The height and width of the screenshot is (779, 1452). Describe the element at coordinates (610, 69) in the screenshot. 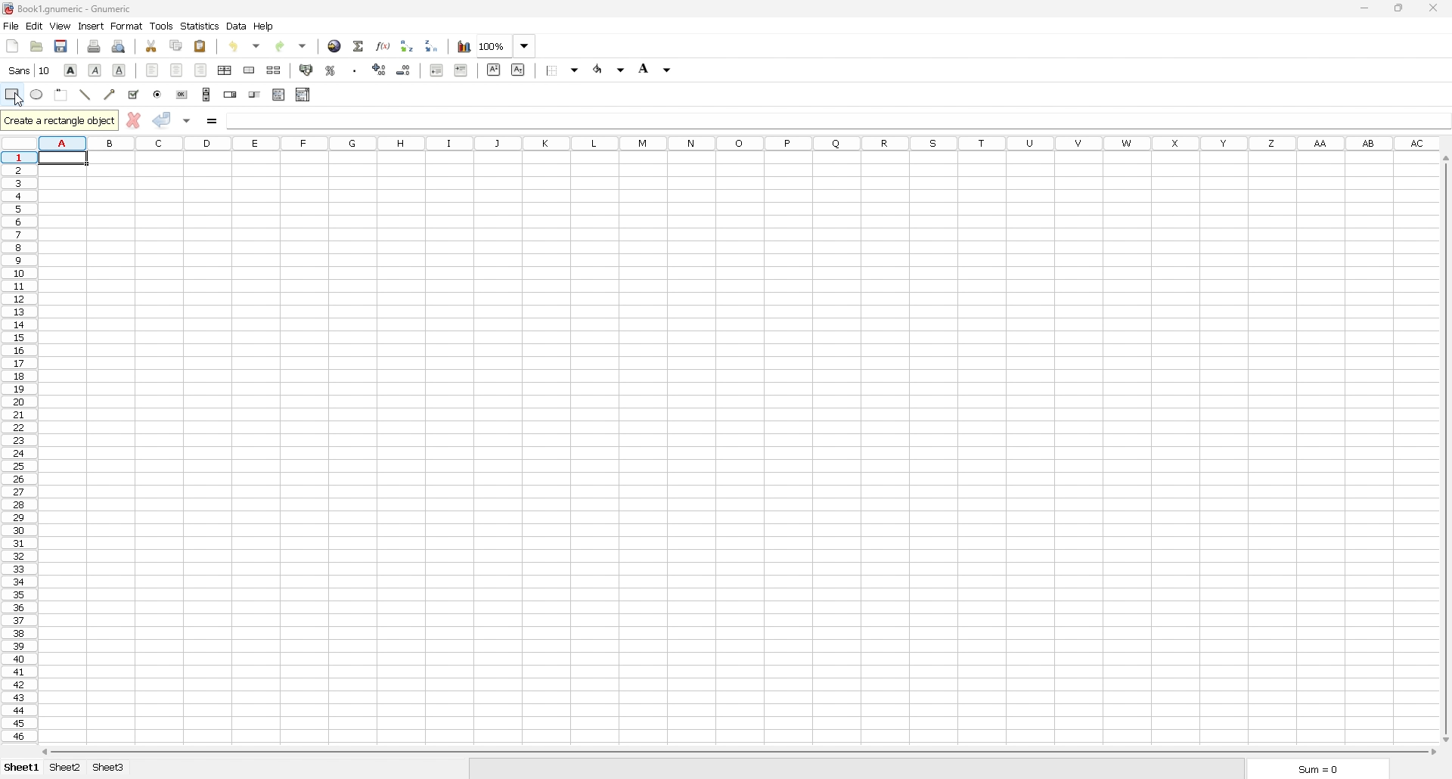

I see `foreground` at that location.